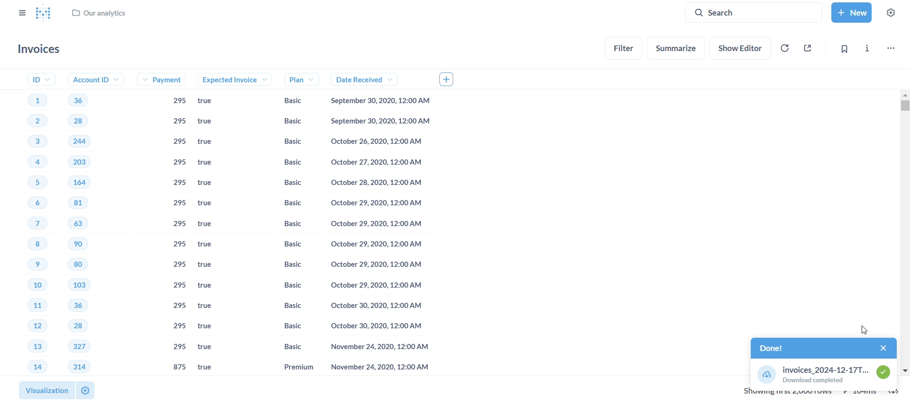 This screenshot has width=910, height=404. What do you see at coordinates (77, 100) in the screenshot?
I see `36` at bounding box center [77, 100].